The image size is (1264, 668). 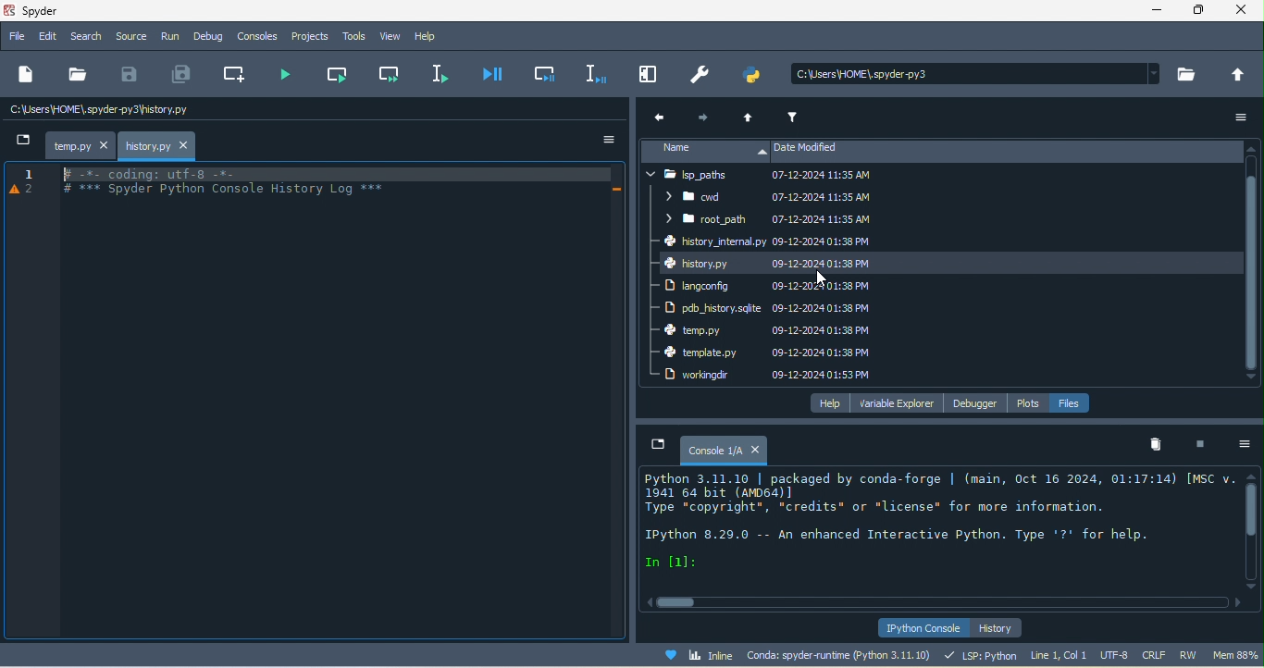 What do you see at coordinates (699, 118) in the screenshot?
I see `next` at bounding box center [699, 118].